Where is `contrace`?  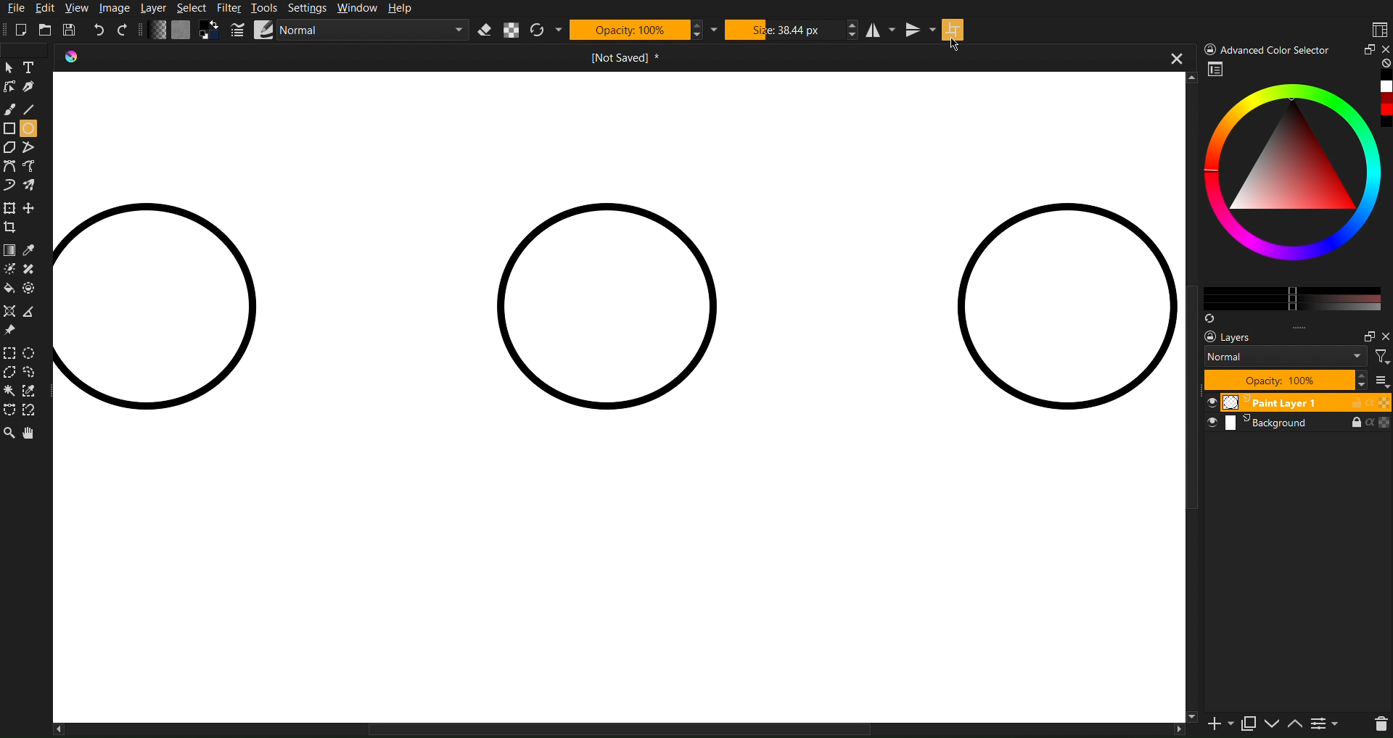 contrace is located at coordinates (1330, 724).